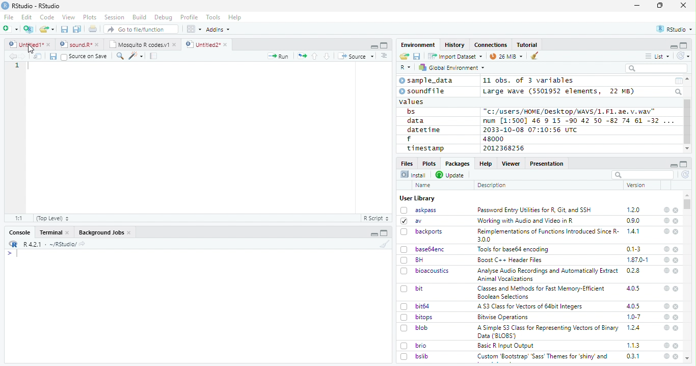  What do you see at coordinates (677, 307) in the screenshot?
I see `close` at bounding box center [677, 307].